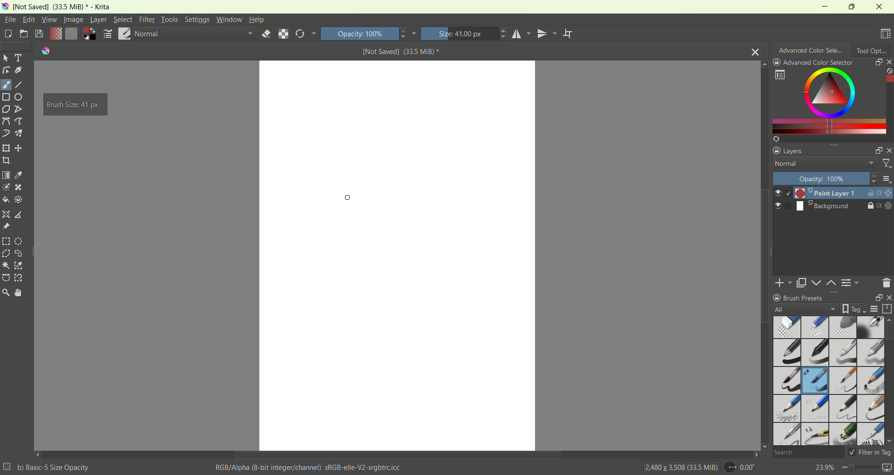 The width and height of the screenshot is (894, 475). What do you see at coordinates (813, 62) in the screenshot?
I see `advanced color selector` at bounding box center [813, 62].